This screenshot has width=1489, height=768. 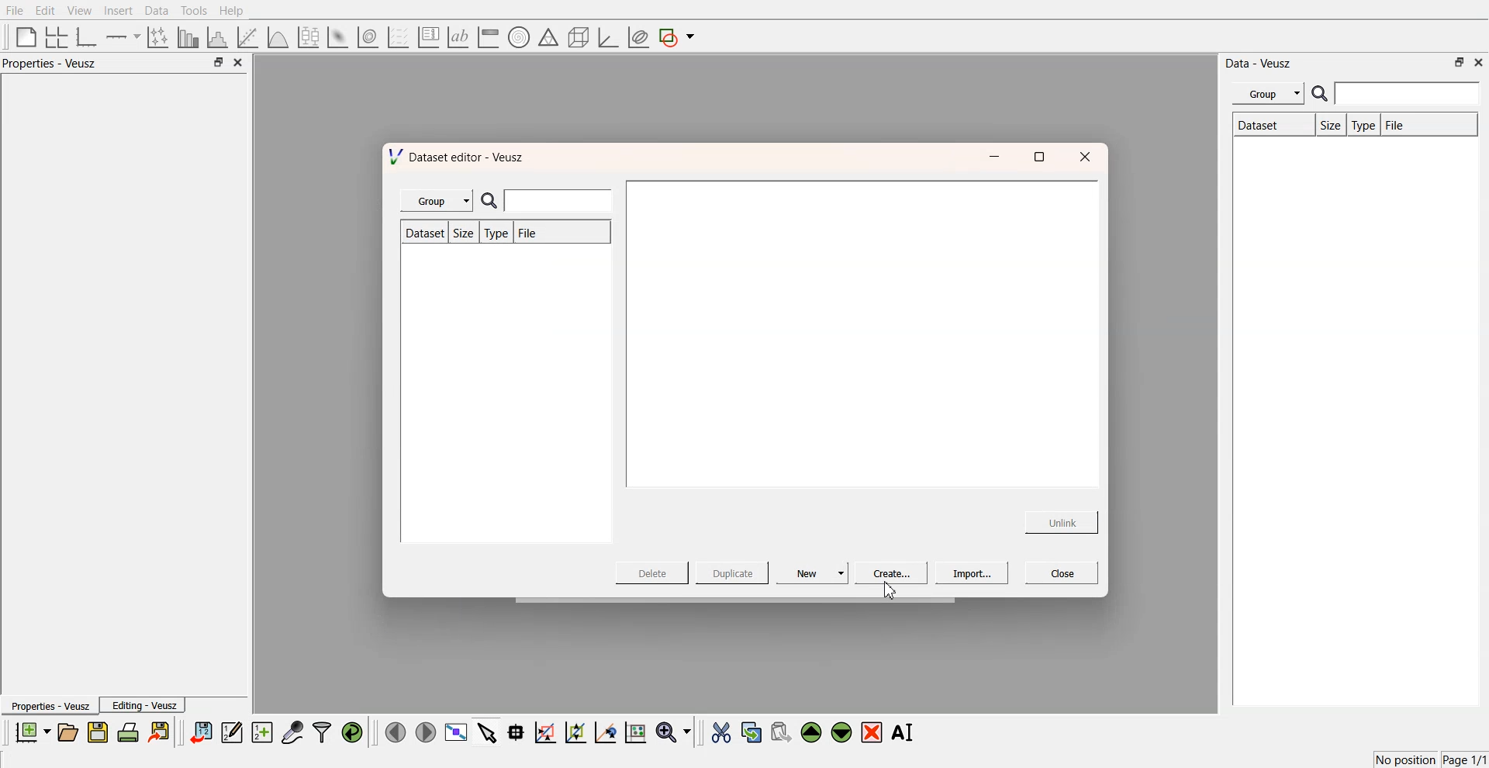 What do you see at coordinates (428, 37) in the screenshot?
I see `plot key` at bounding box center [428, 37].